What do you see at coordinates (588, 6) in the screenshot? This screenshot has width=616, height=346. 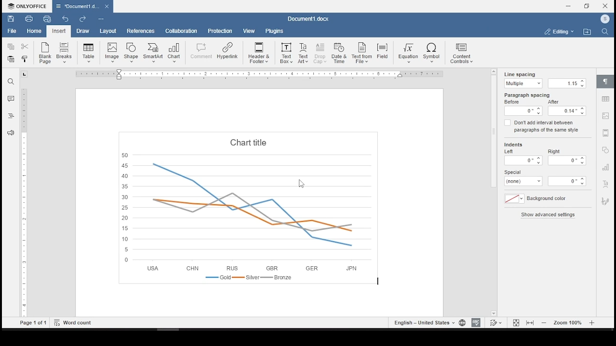 I see `restore` at bounding box center [588, 6].